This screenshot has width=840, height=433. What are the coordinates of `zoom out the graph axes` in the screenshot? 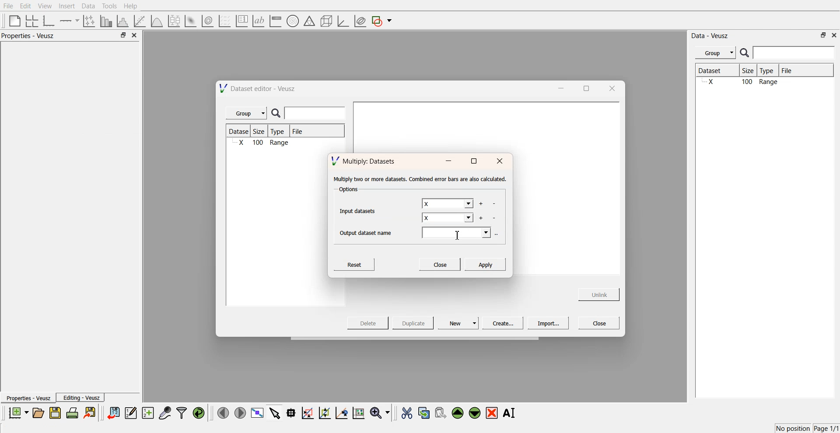 It's located at (324, 412).